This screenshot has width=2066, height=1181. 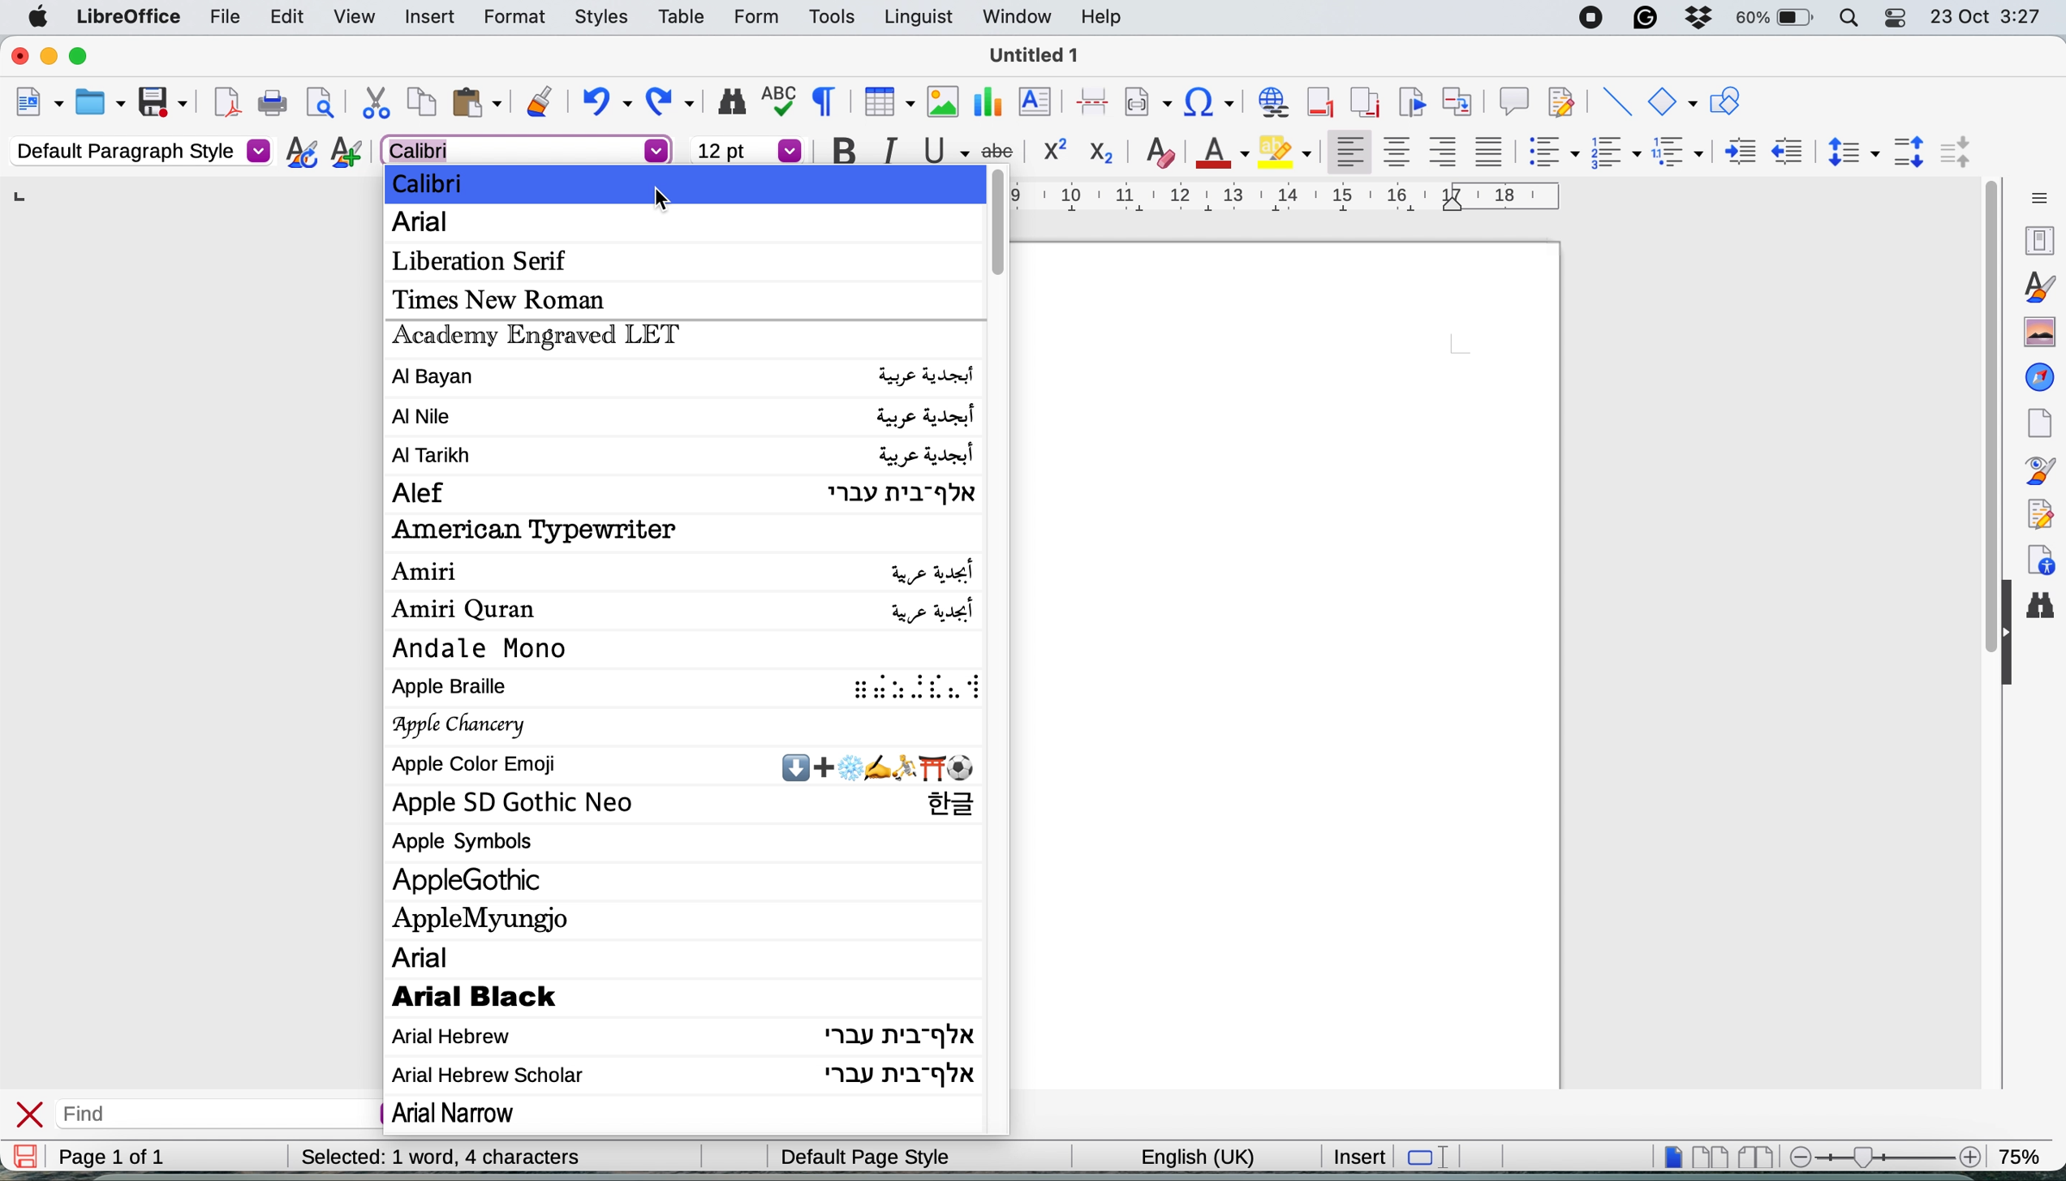 I want to click on window, so click(x=1014, y=20).